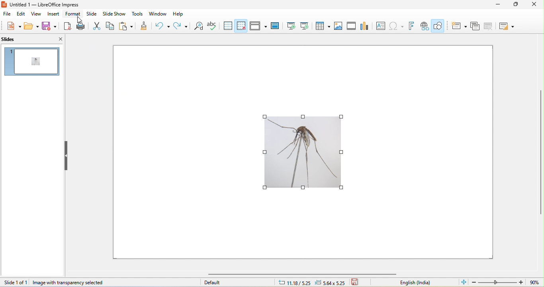 This screenshot has width=544, height=287. Describe the element at coordinates (457, 25) in the screenshot. I see `new slide` at that location.